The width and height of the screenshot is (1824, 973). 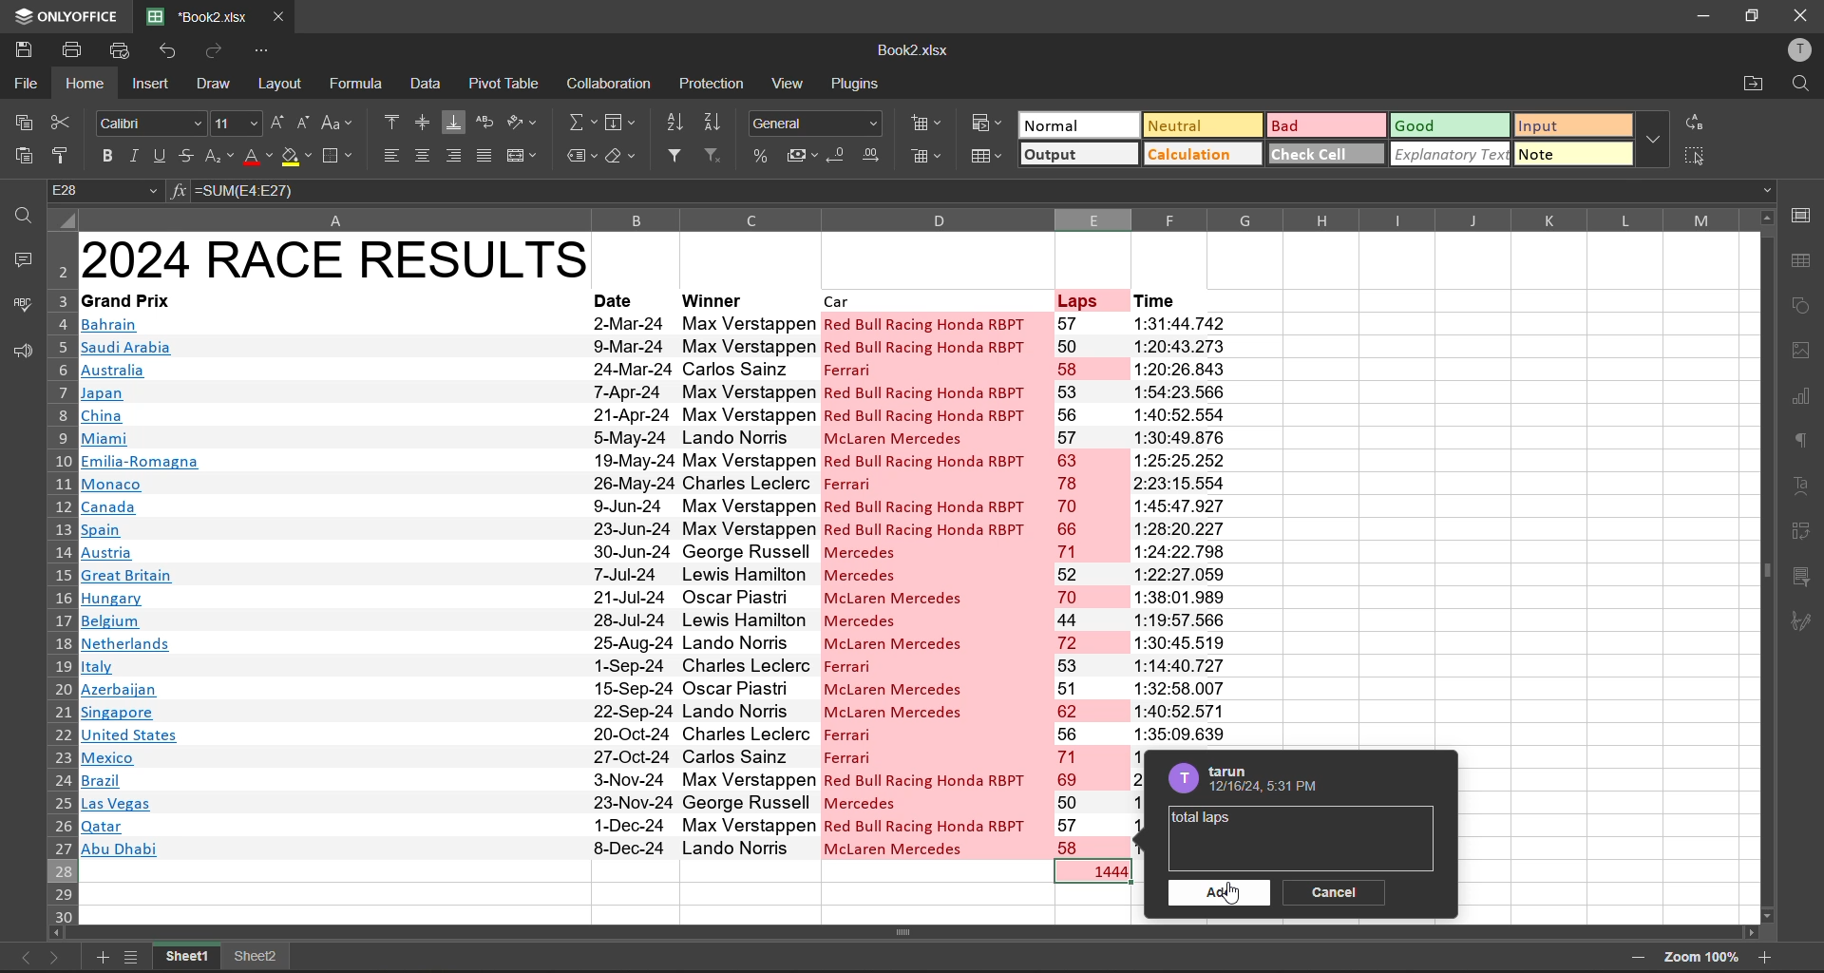 I want to click on neutral, so click(x=1198, y=126).